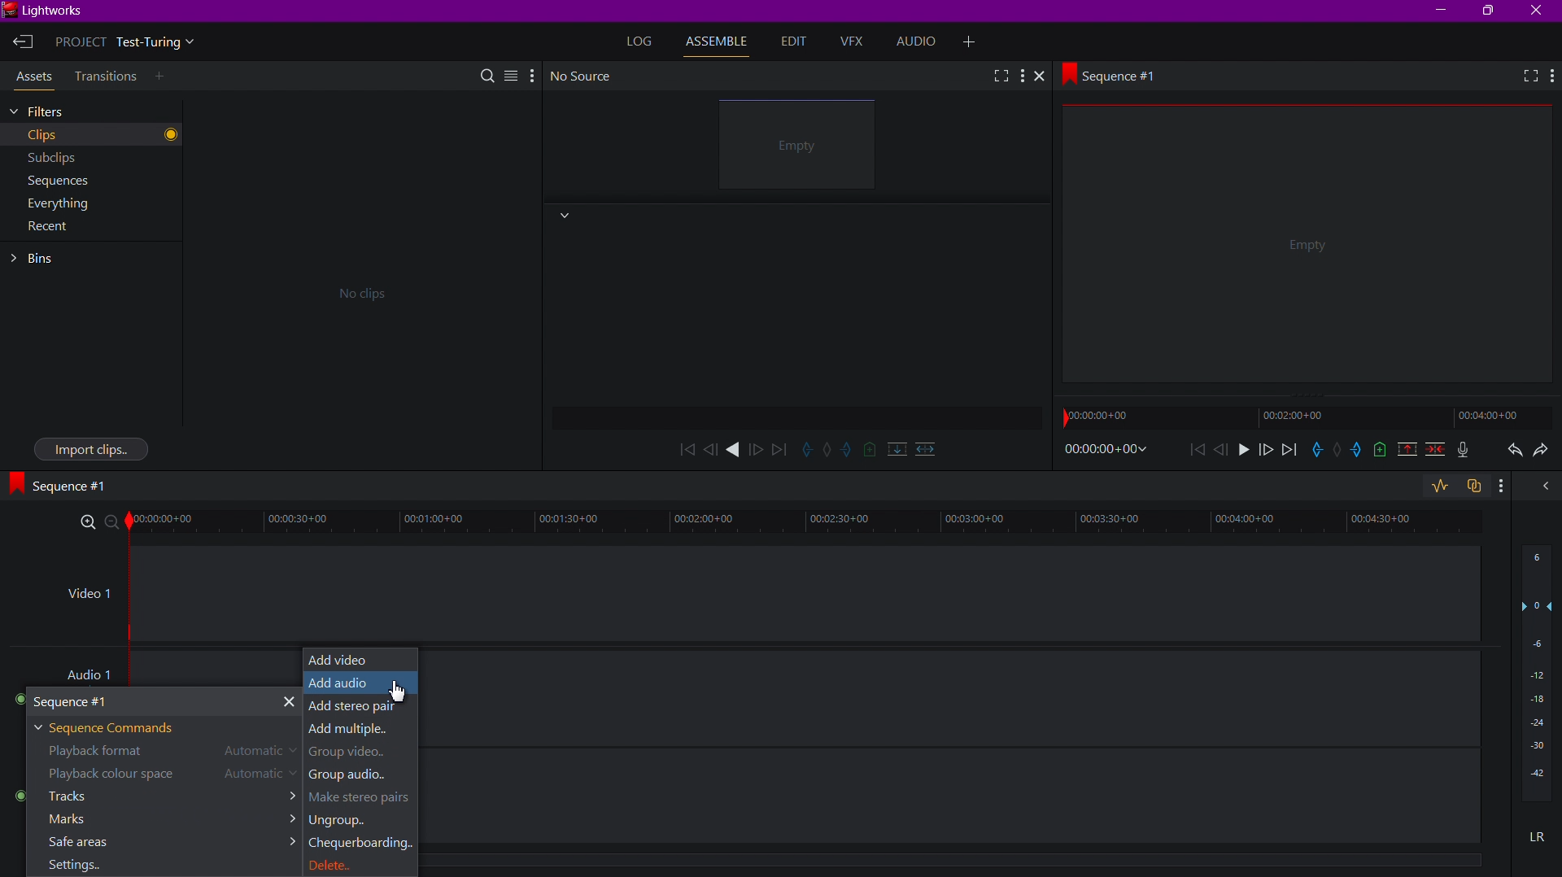 This screenshot has height=877, width=1562. Describe the element at coordinates (75, 866) in the screenshot. I see `Settings` at that location.